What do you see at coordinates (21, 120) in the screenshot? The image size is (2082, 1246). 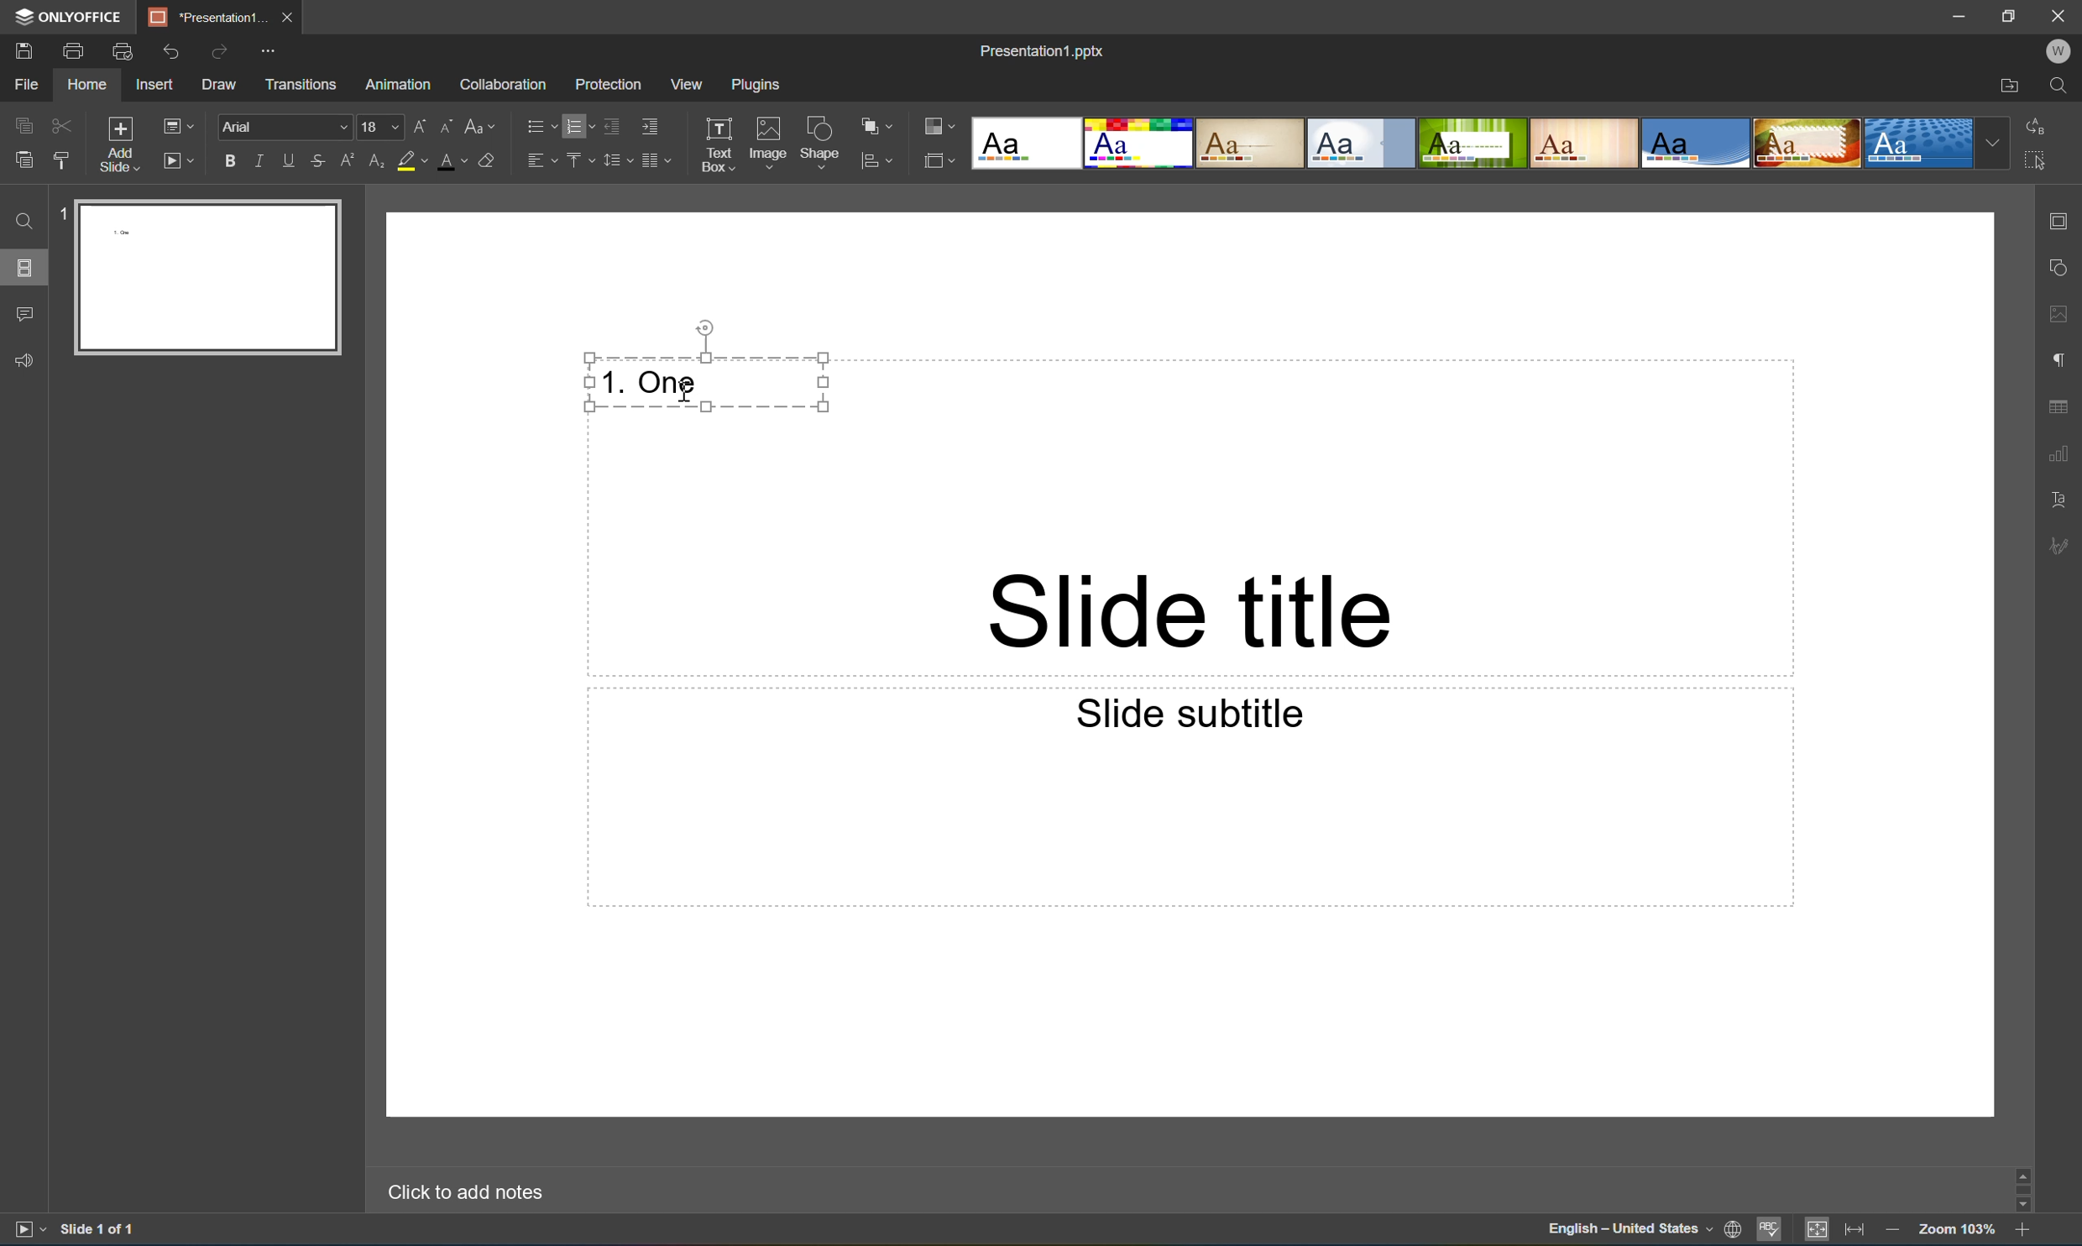 I see `Copy` at bounding box center [21, 120].